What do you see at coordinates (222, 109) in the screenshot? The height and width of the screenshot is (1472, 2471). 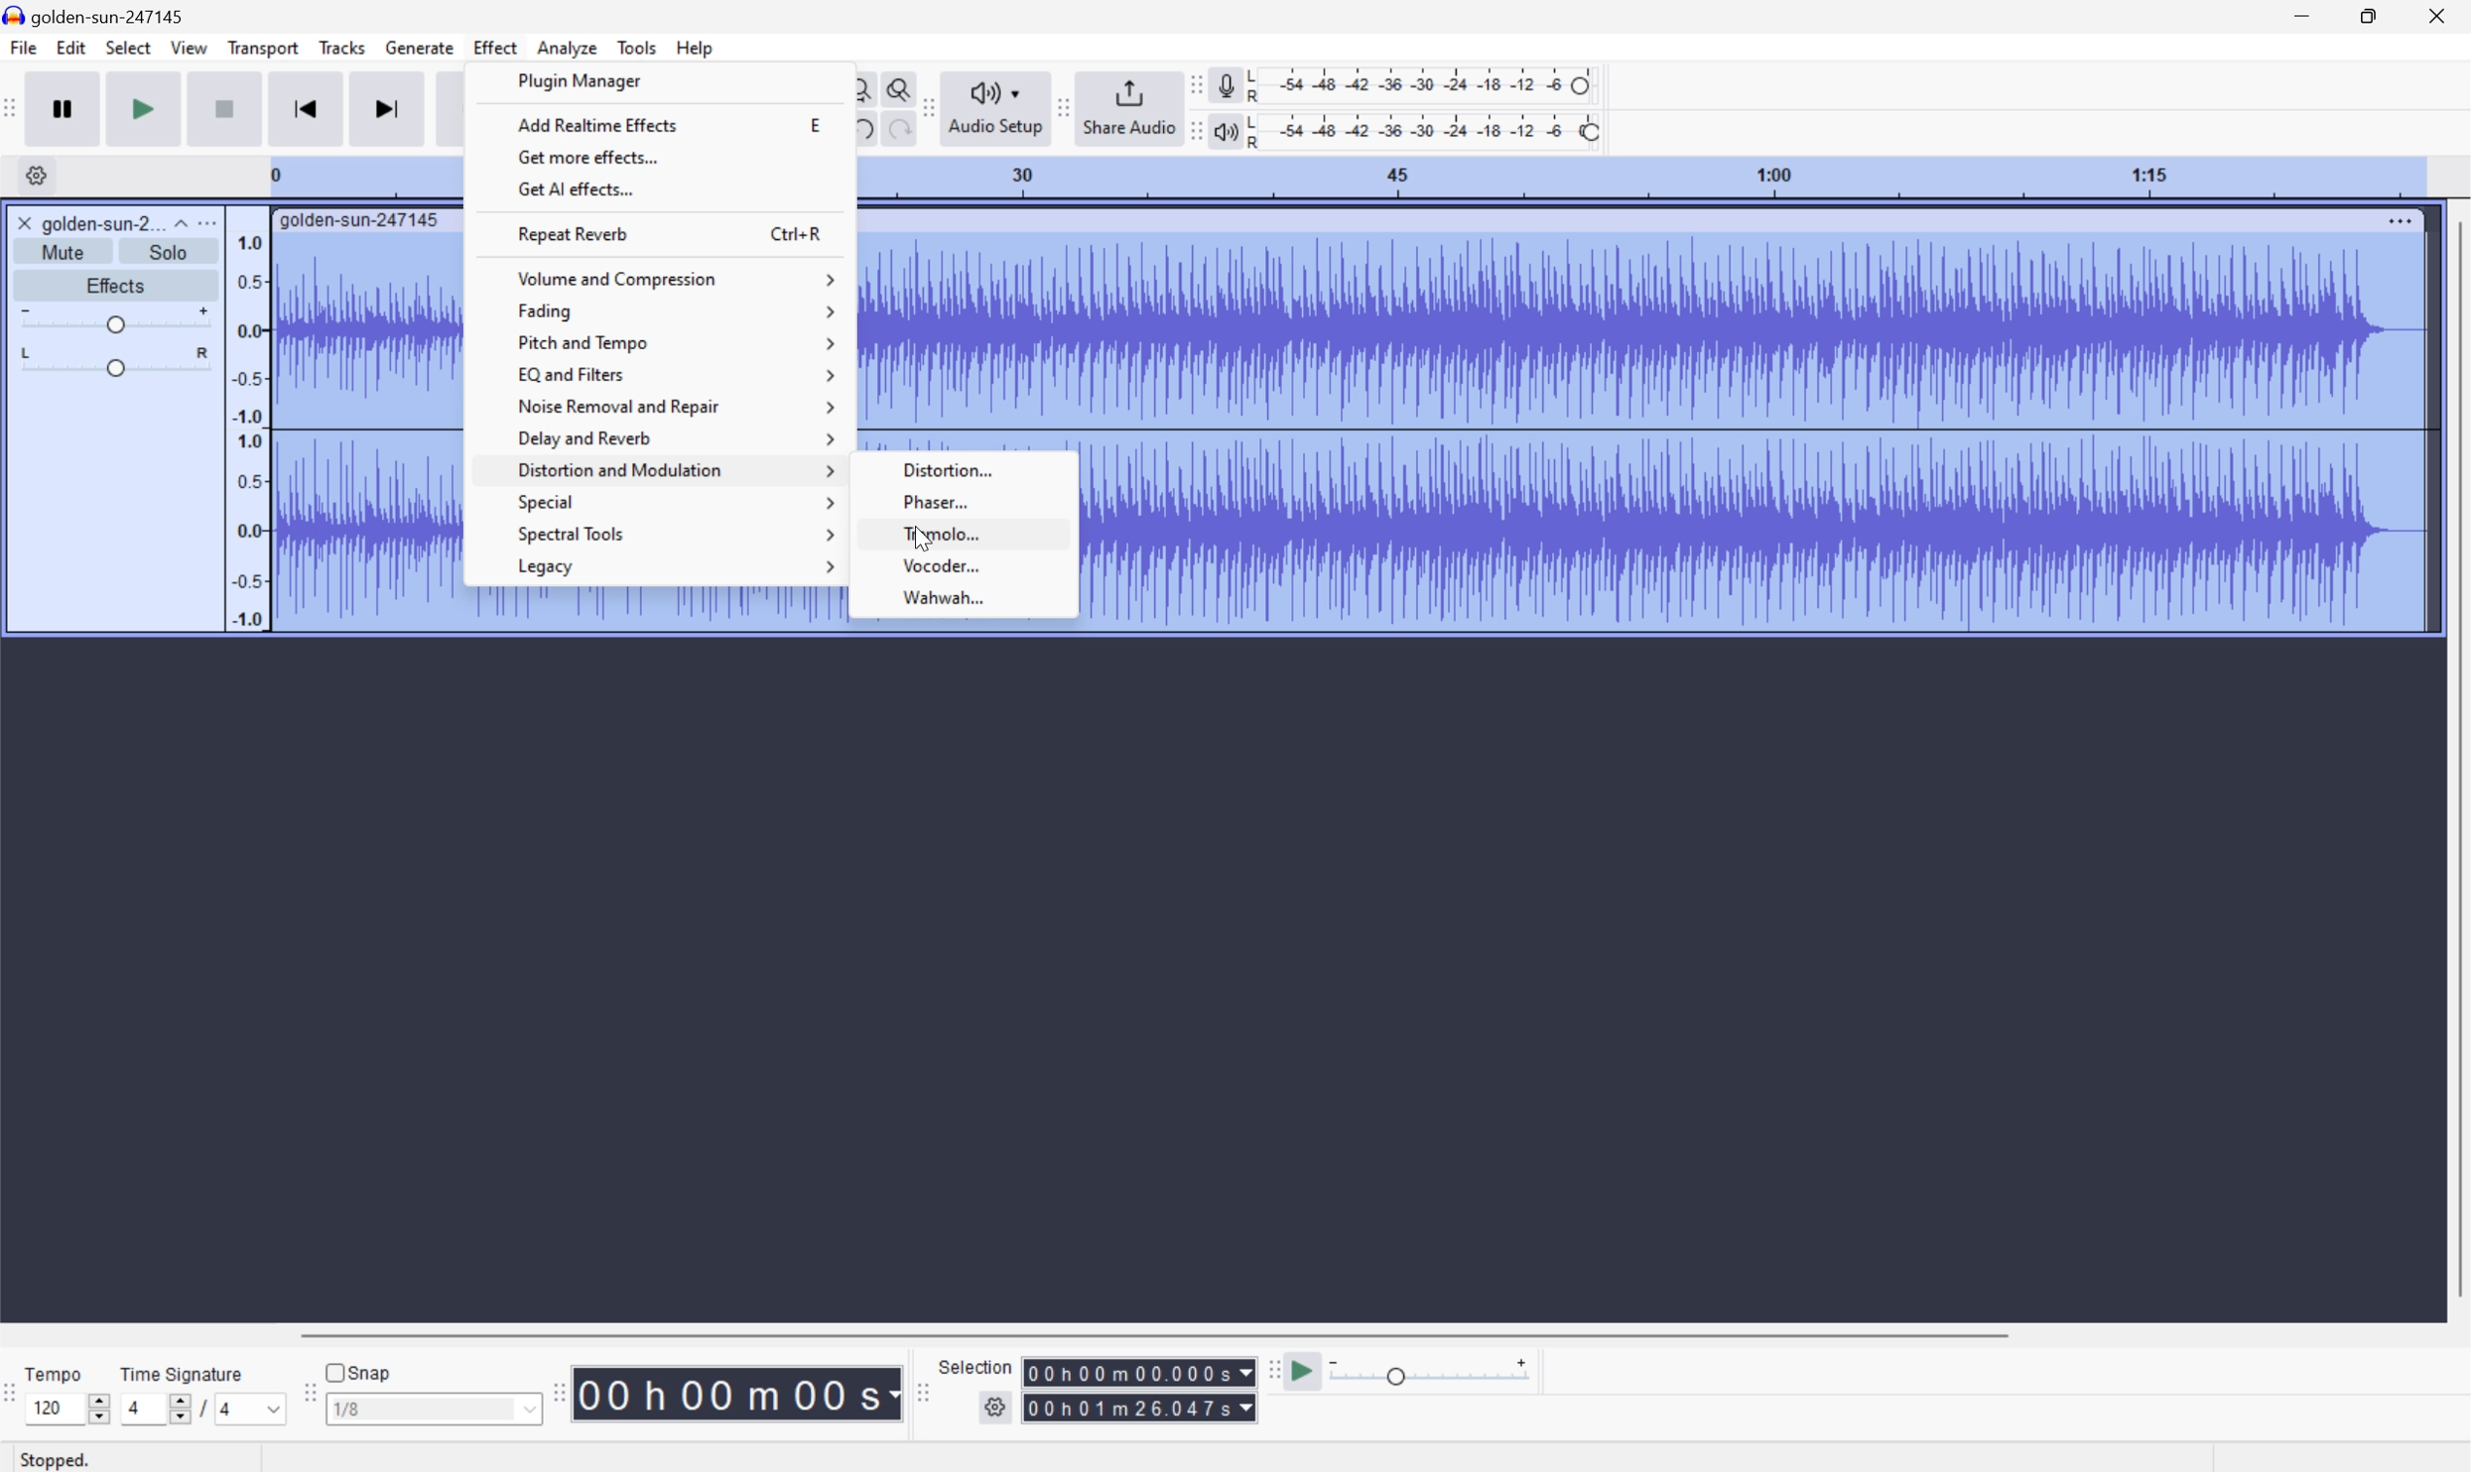 I see `Stop` at bounding box center [222, 109].